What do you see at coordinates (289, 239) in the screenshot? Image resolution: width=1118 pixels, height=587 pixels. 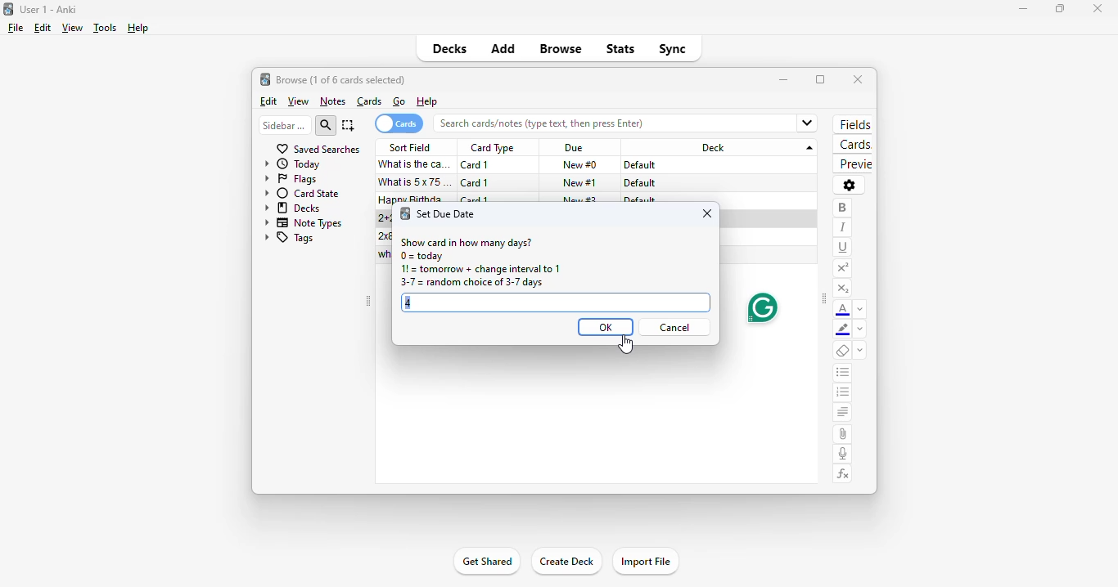 I see `tags` at bounding box center [289, 239].